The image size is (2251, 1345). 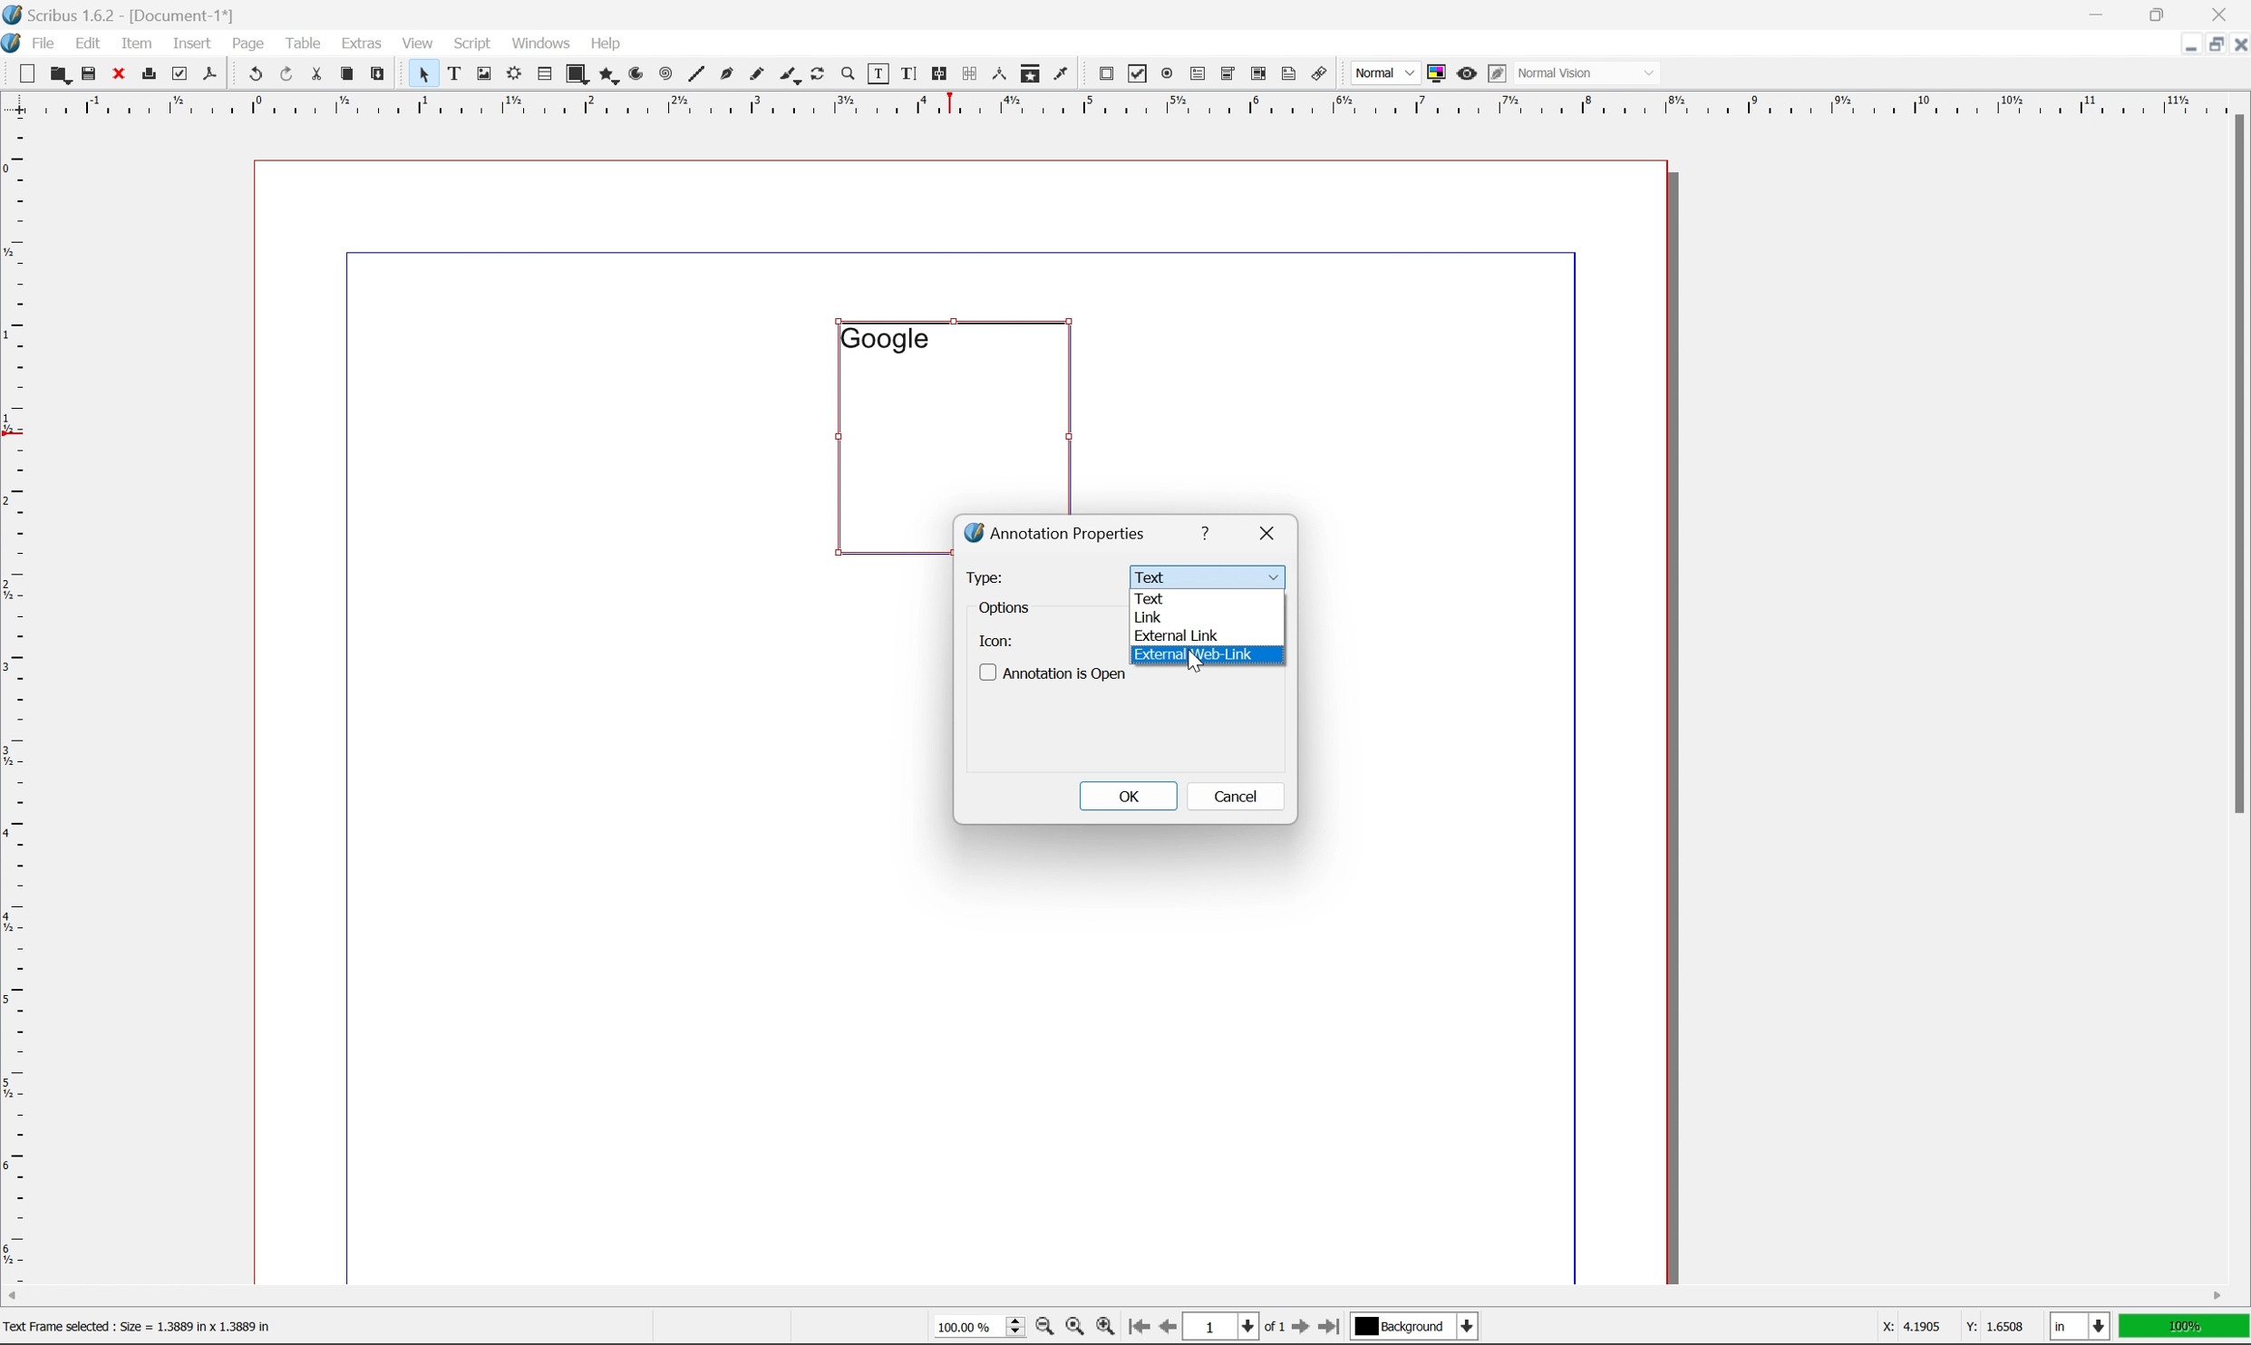 I want to click on ruler, so click(x=15, y=698).